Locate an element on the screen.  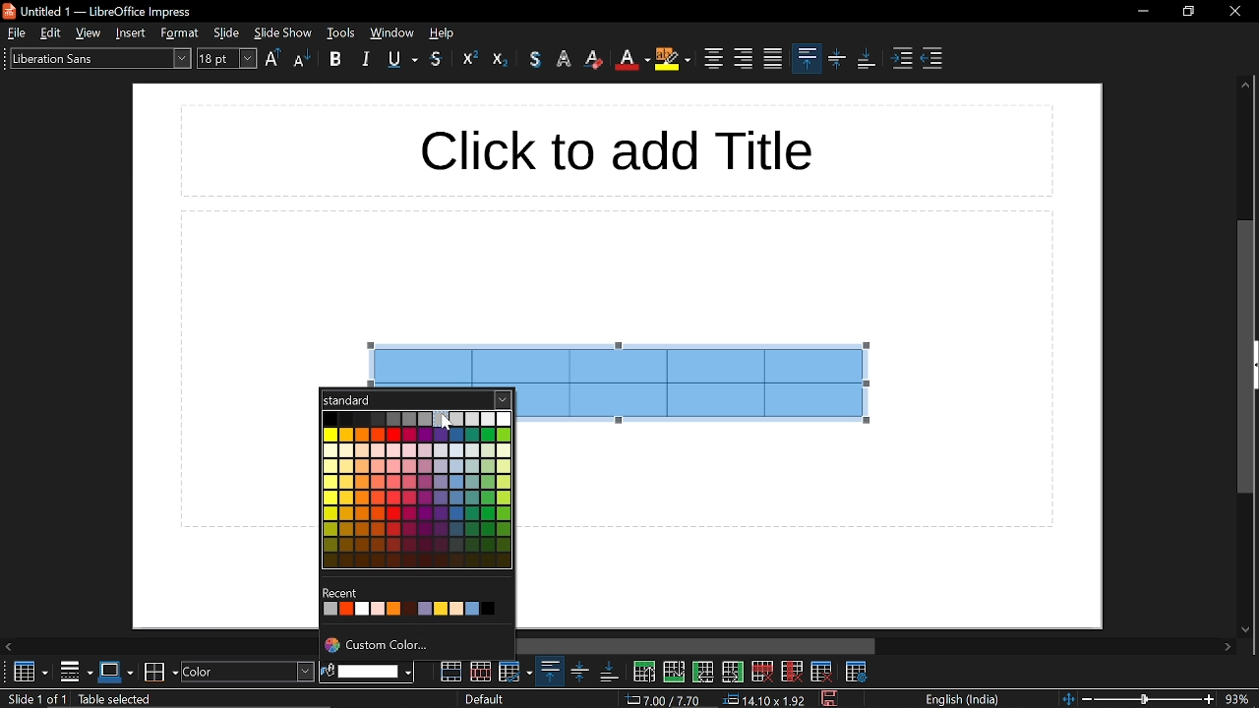
increase indent is located at coordinates (904, 58).